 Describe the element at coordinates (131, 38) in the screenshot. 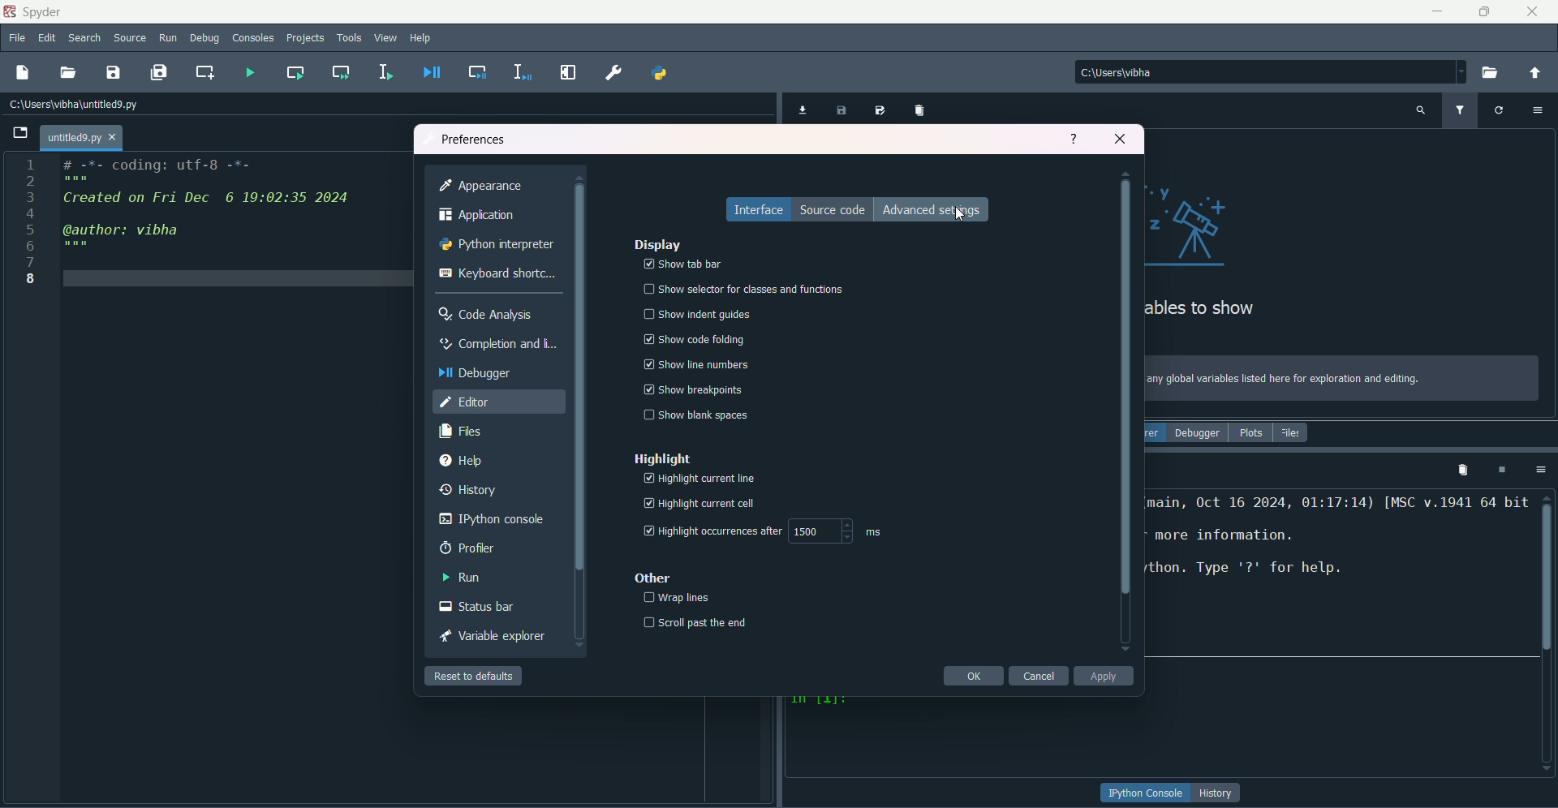

I see `source` at that location.